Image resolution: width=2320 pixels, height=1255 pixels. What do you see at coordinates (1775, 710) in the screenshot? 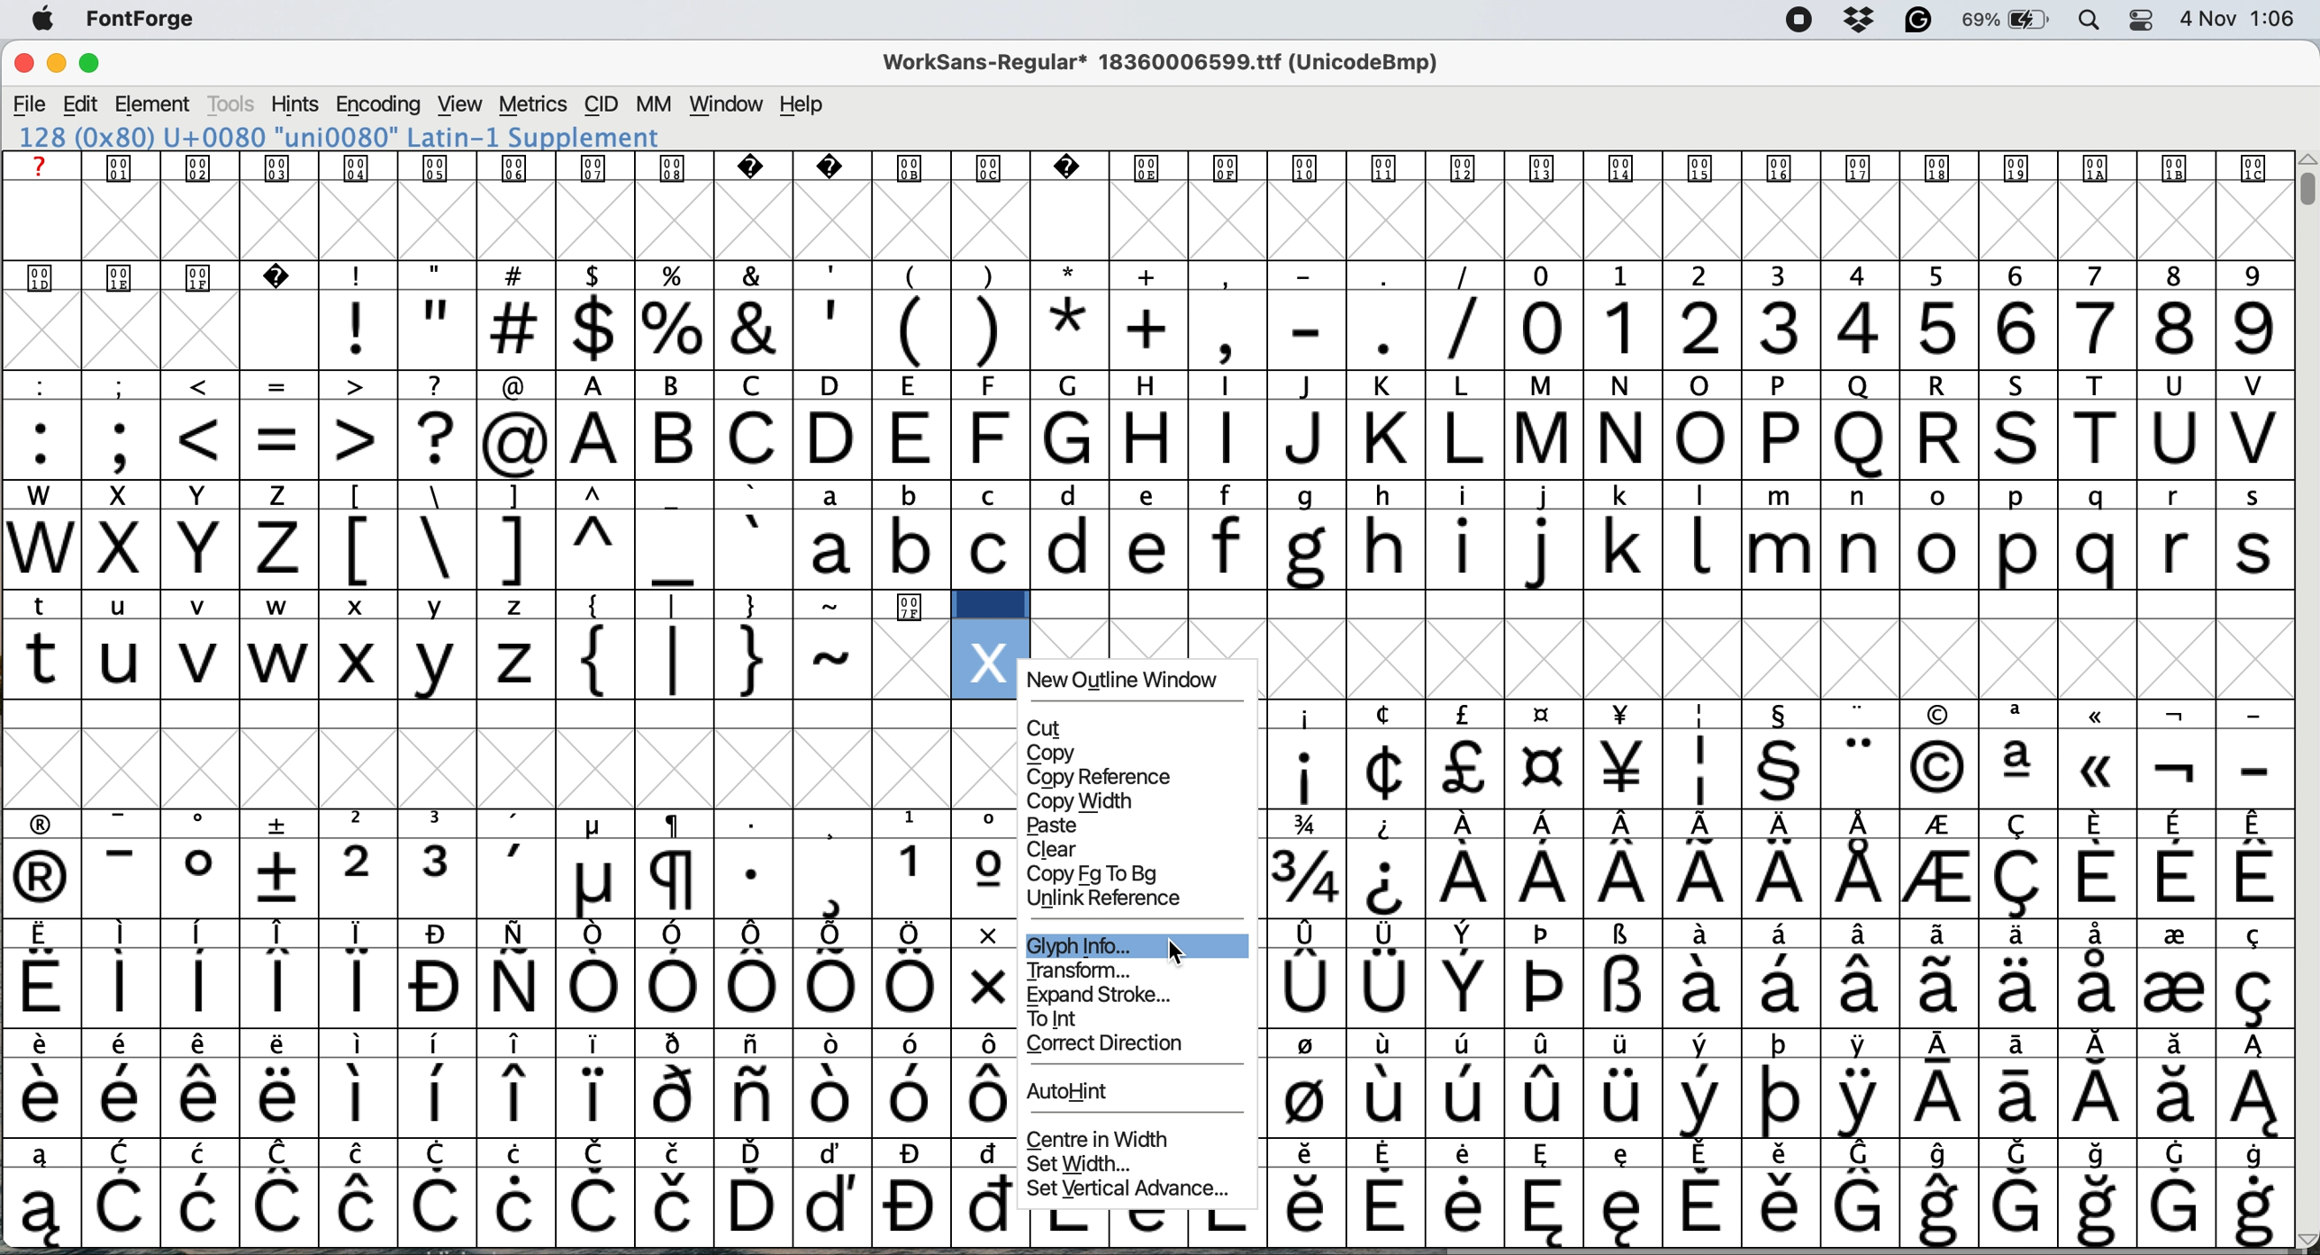
I see `SPECIAL CHARACTERS` at bounding box center [1775, 710].